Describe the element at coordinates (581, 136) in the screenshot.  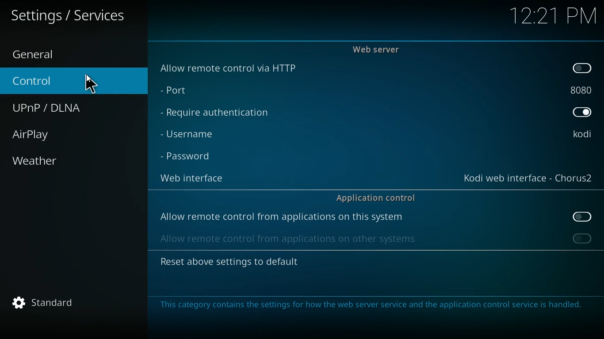
I see `username` at that location.